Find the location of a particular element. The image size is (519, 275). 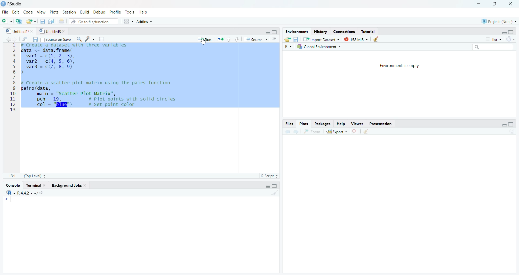

clear viewer items is located at coordinates (378, 39).